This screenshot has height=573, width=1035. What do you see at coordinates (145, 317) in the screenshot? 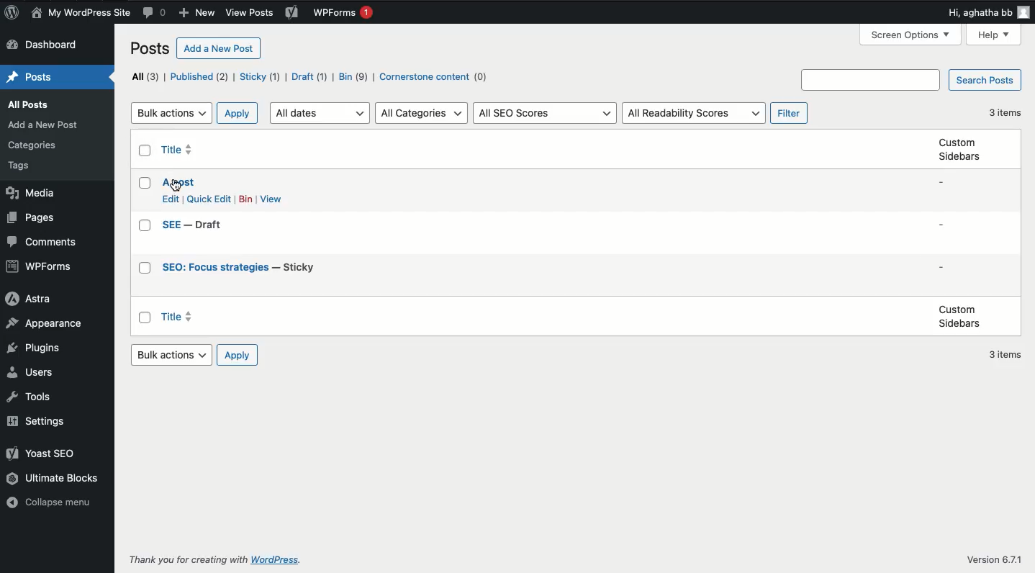
I see `Checkbox` at bounding box center [145, 317].